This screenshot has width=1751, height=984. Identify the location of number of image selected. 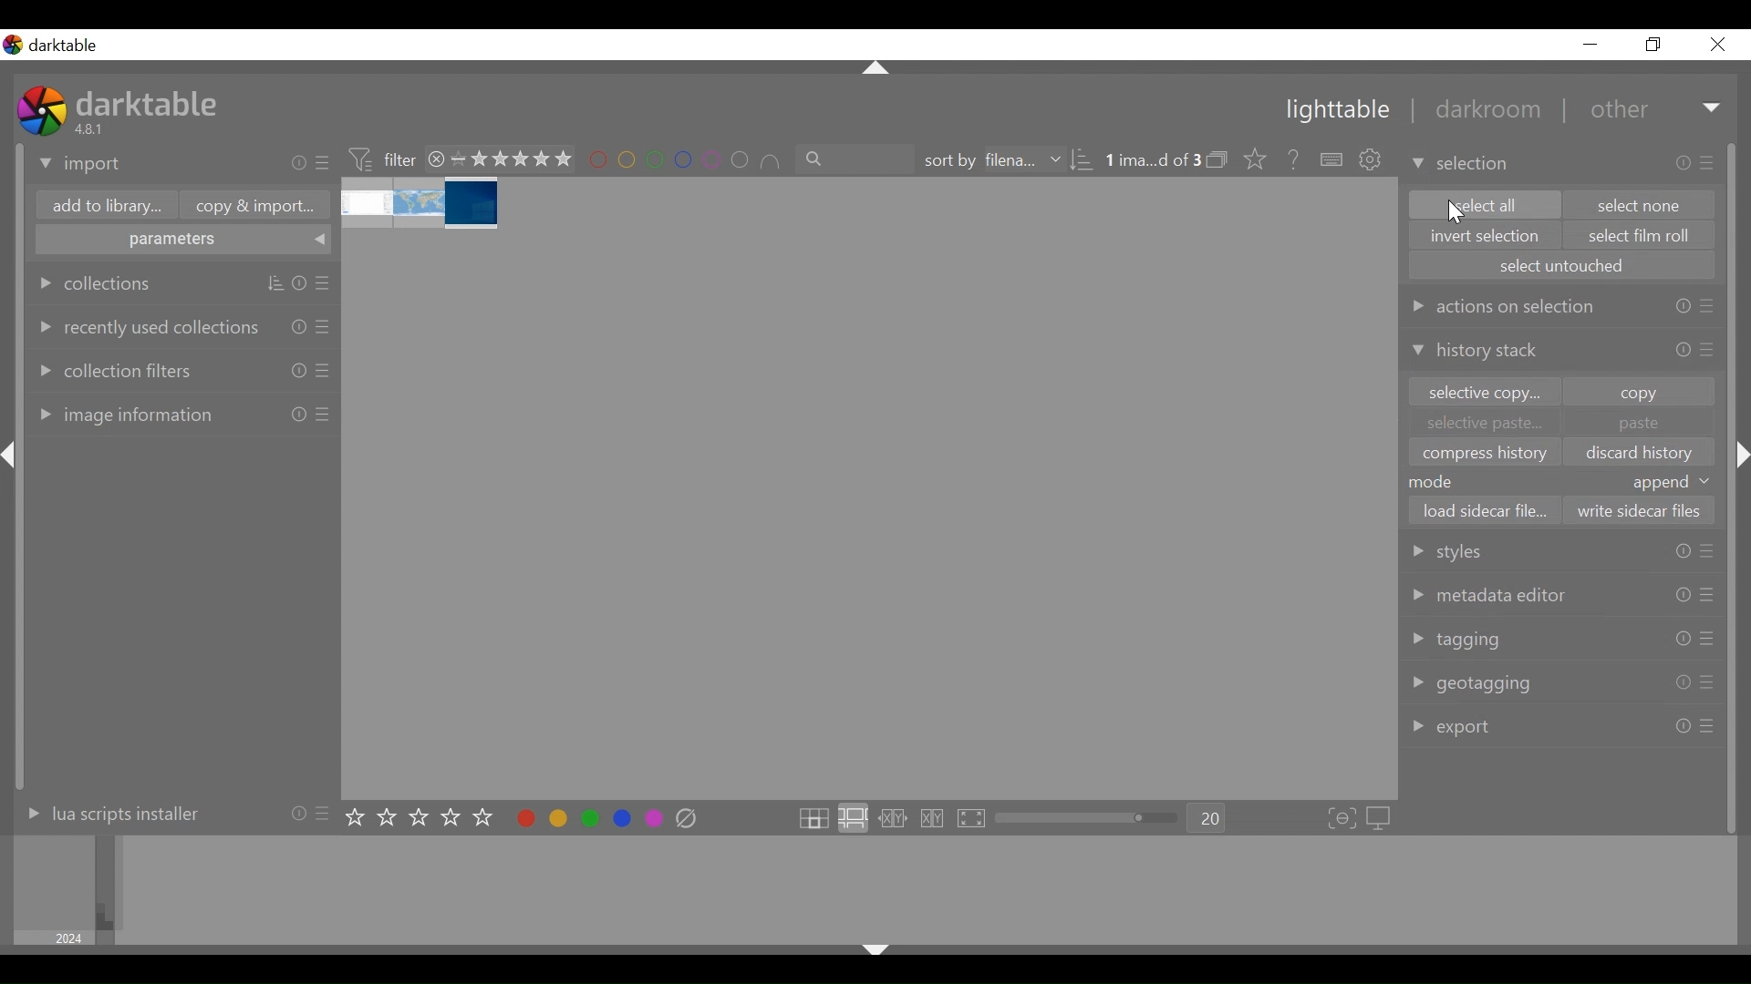
(1152, 160).